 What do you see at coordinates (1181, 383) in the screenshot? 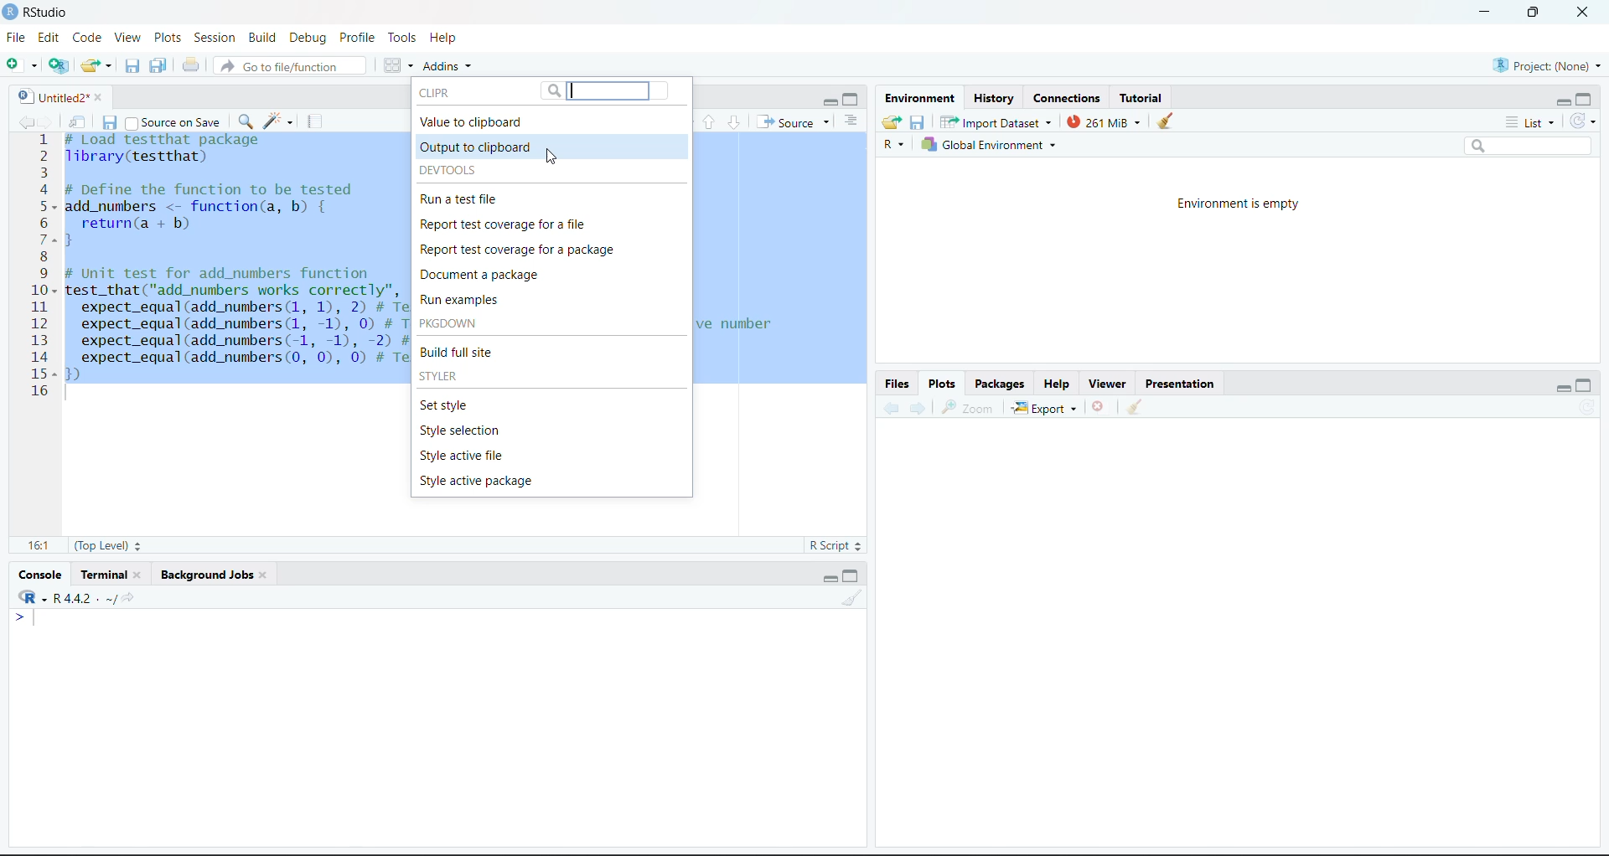
I see `Presentation` at bounding box center [1181, 383].